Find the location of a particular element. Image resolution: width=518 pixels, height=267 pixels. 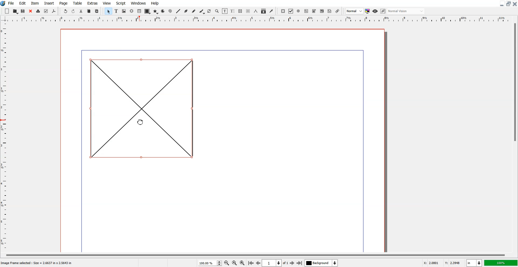

Image frame is located at coordinates (141, 107).